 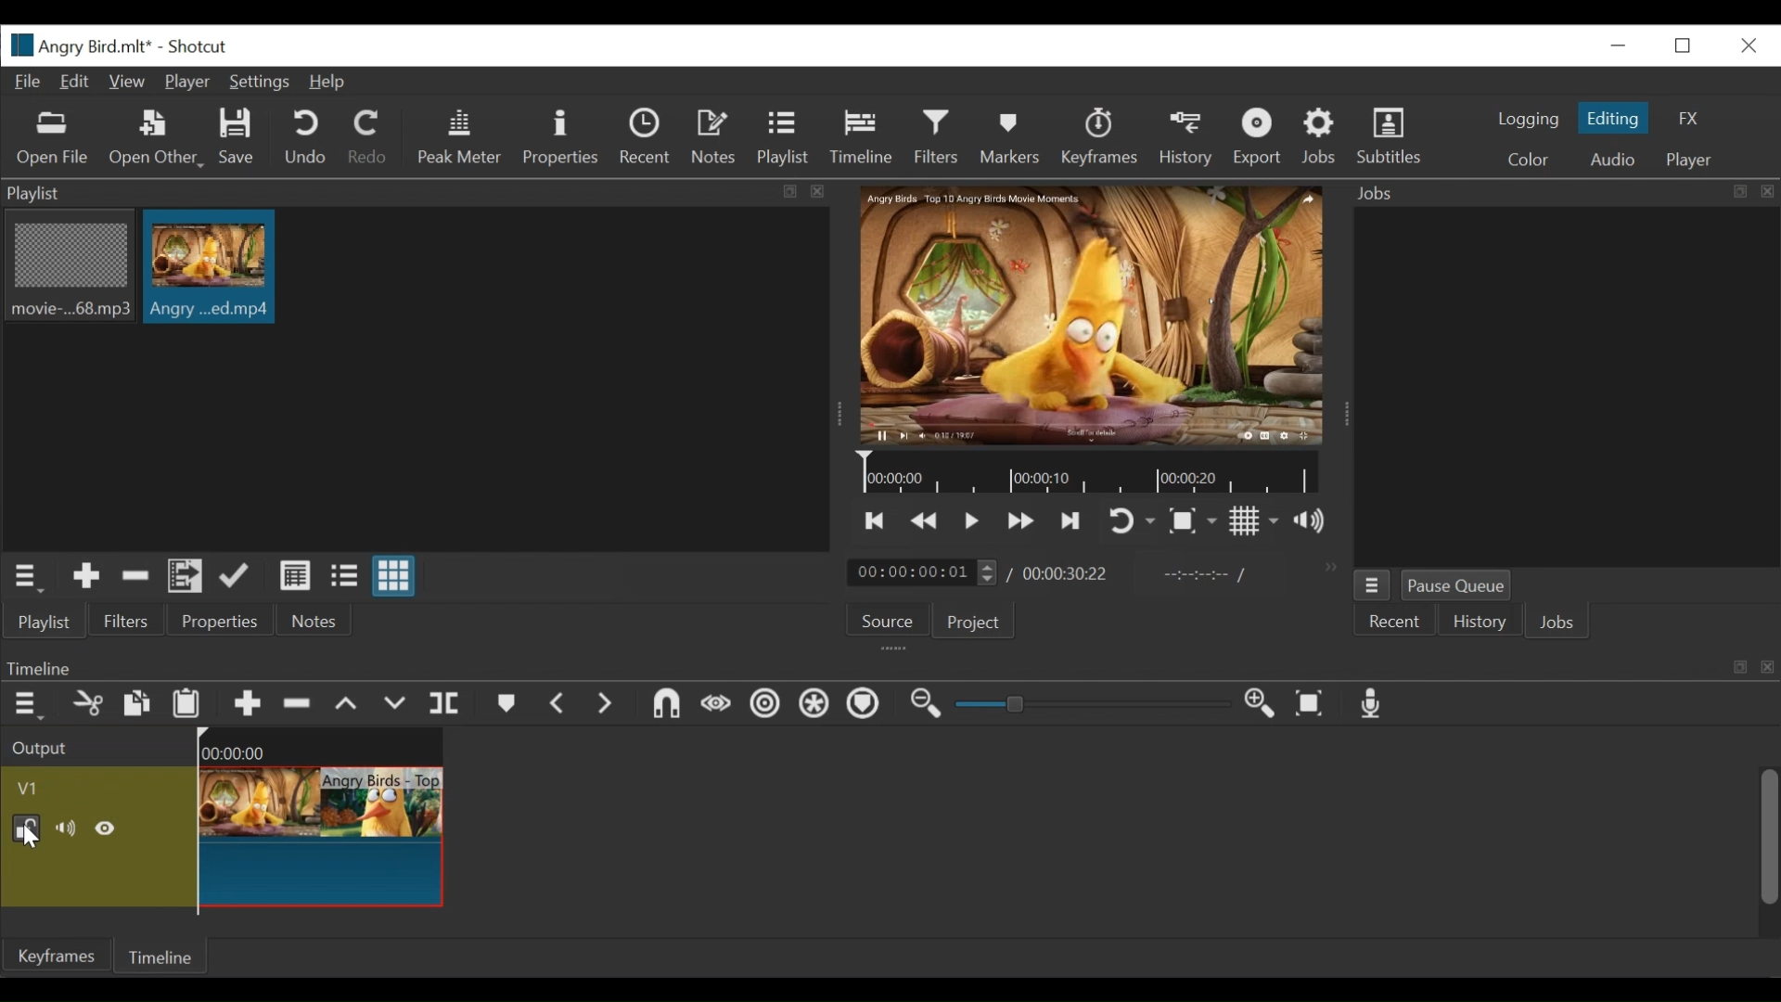 I want to click on Play quickly backward, so click(x=928, y=522).